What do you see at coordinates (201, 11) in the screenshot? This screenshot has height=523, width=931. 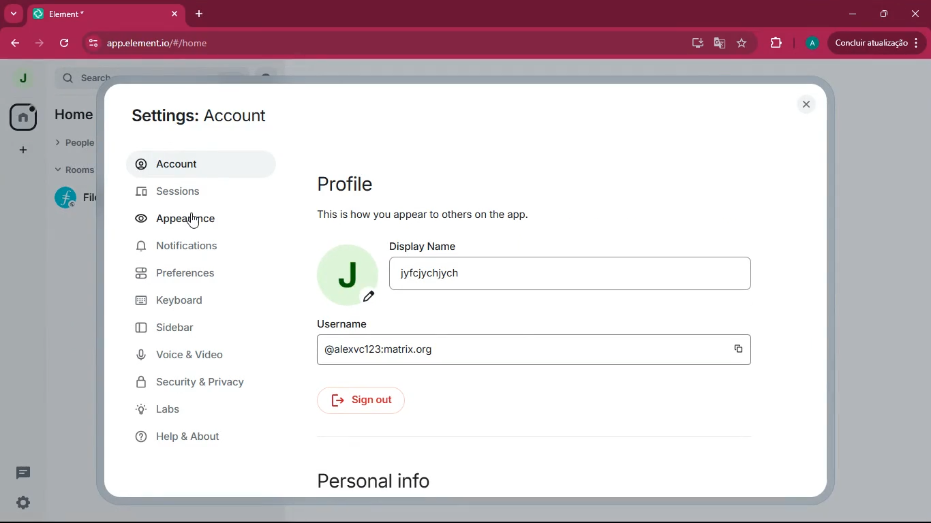 I see `add tab` at bounding box center [201, 11].